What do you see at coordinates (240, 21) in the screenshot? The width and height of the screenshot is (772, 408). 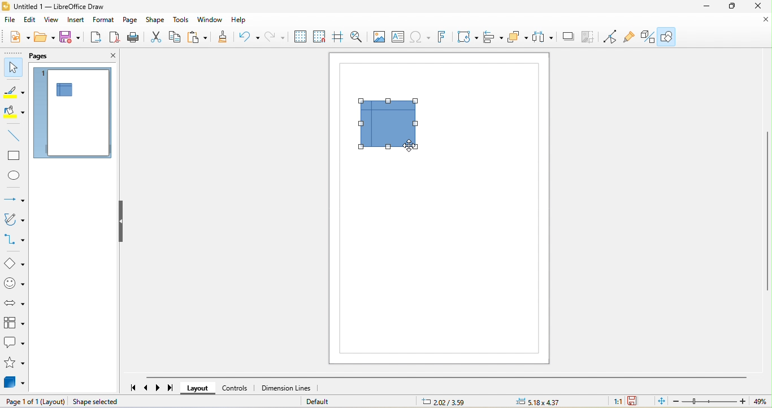 I see `help` at bounding box center [240, 21].